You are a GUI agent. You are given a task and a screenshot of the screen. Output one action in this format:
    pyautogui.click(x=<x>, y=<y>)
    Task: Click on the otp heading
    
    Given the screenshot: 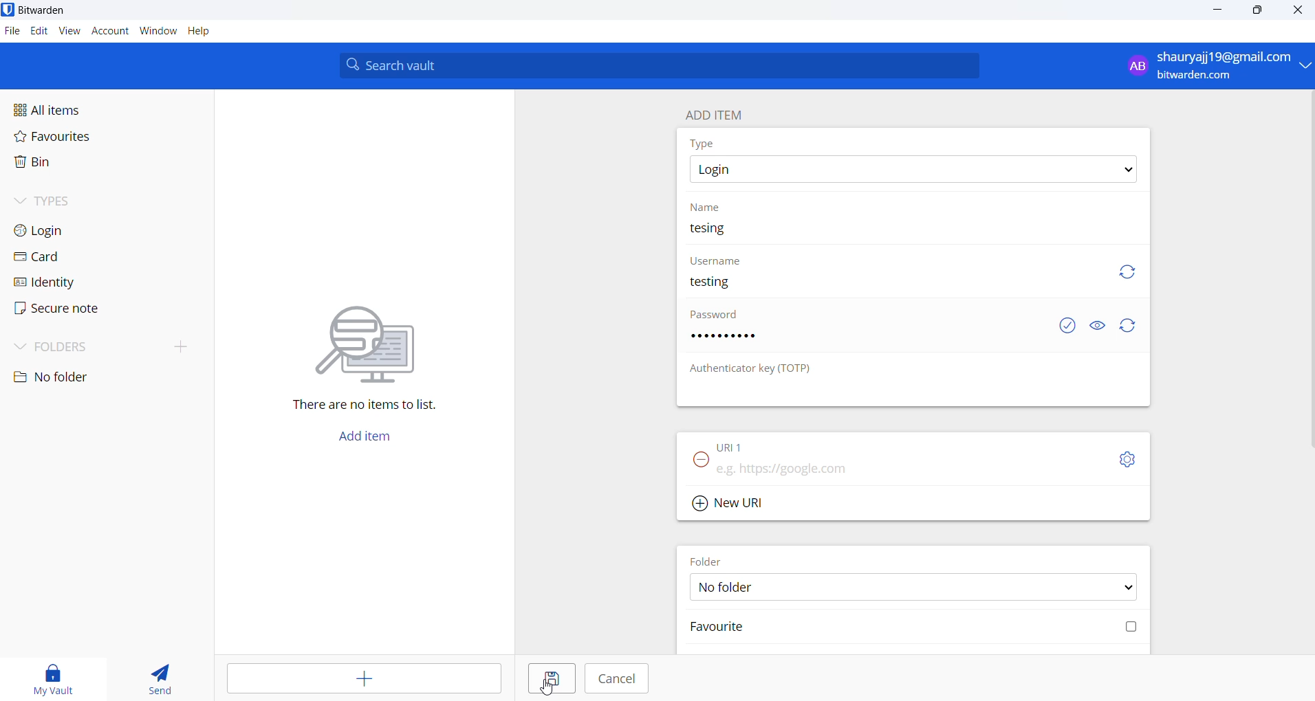 What is the action you would take?
    pyautogui.click(x=765, y=370)
    